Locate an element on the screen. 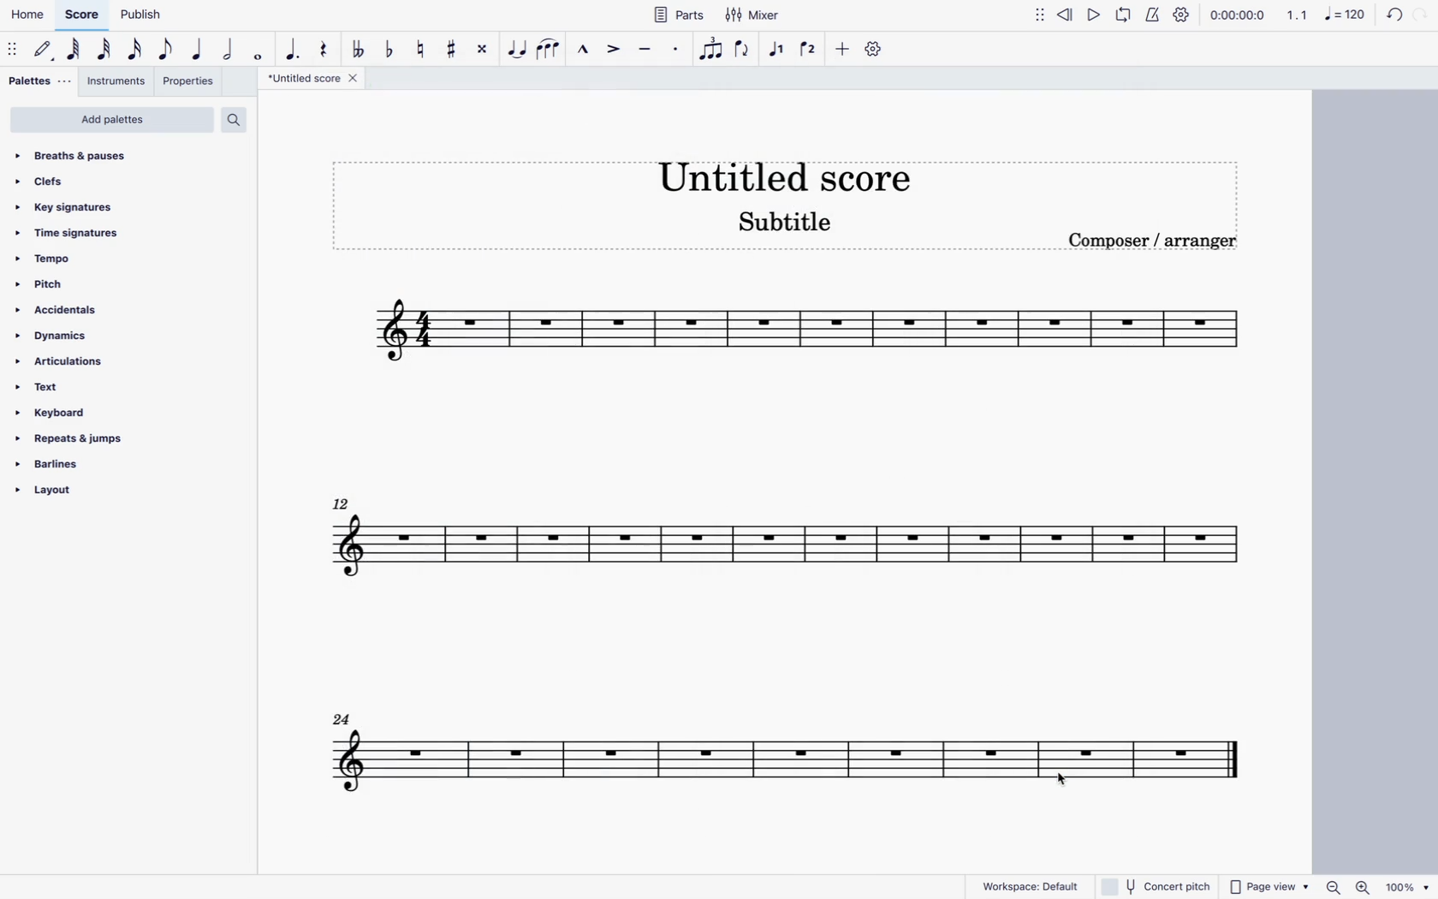 This screenshot has width=1438, height=899. notify is located at coordinates (1152, 12).